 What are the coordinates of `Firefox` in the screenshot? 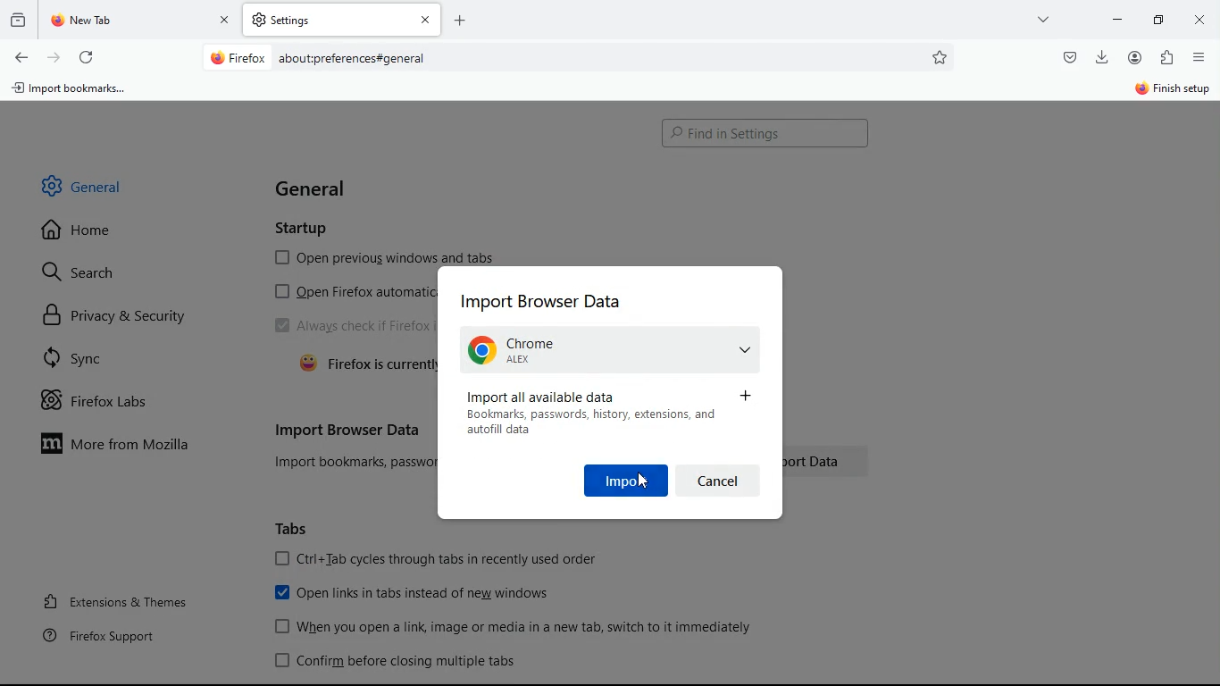 It's located at (238, 57).